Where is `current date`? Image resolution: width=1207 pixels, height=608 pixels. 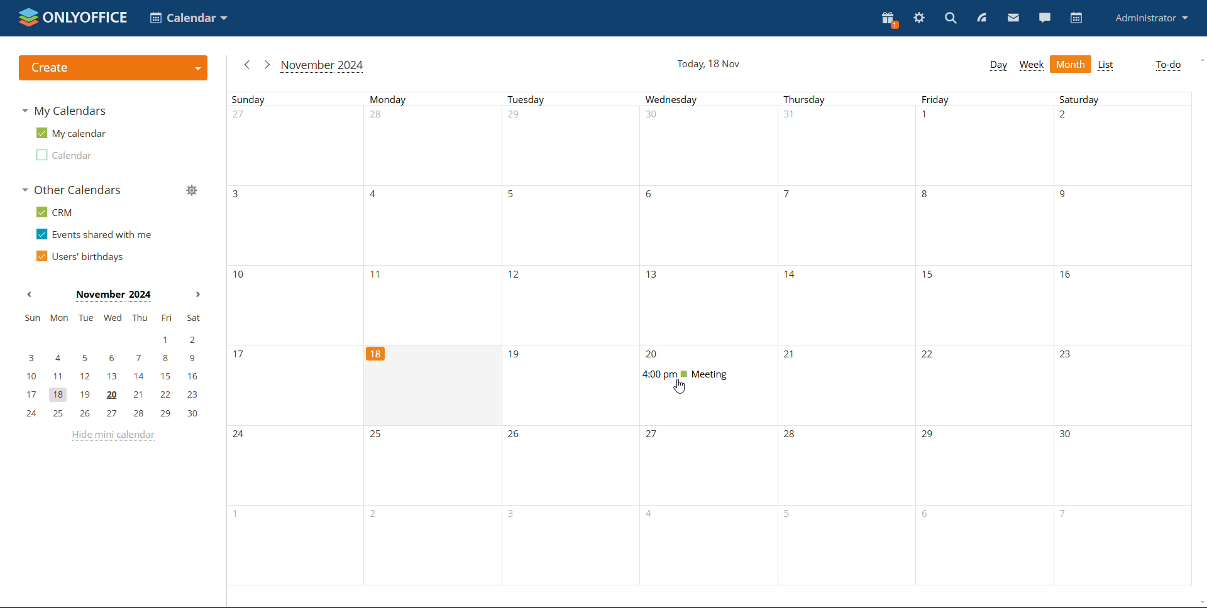
current date is located at coordinates (709, 64).